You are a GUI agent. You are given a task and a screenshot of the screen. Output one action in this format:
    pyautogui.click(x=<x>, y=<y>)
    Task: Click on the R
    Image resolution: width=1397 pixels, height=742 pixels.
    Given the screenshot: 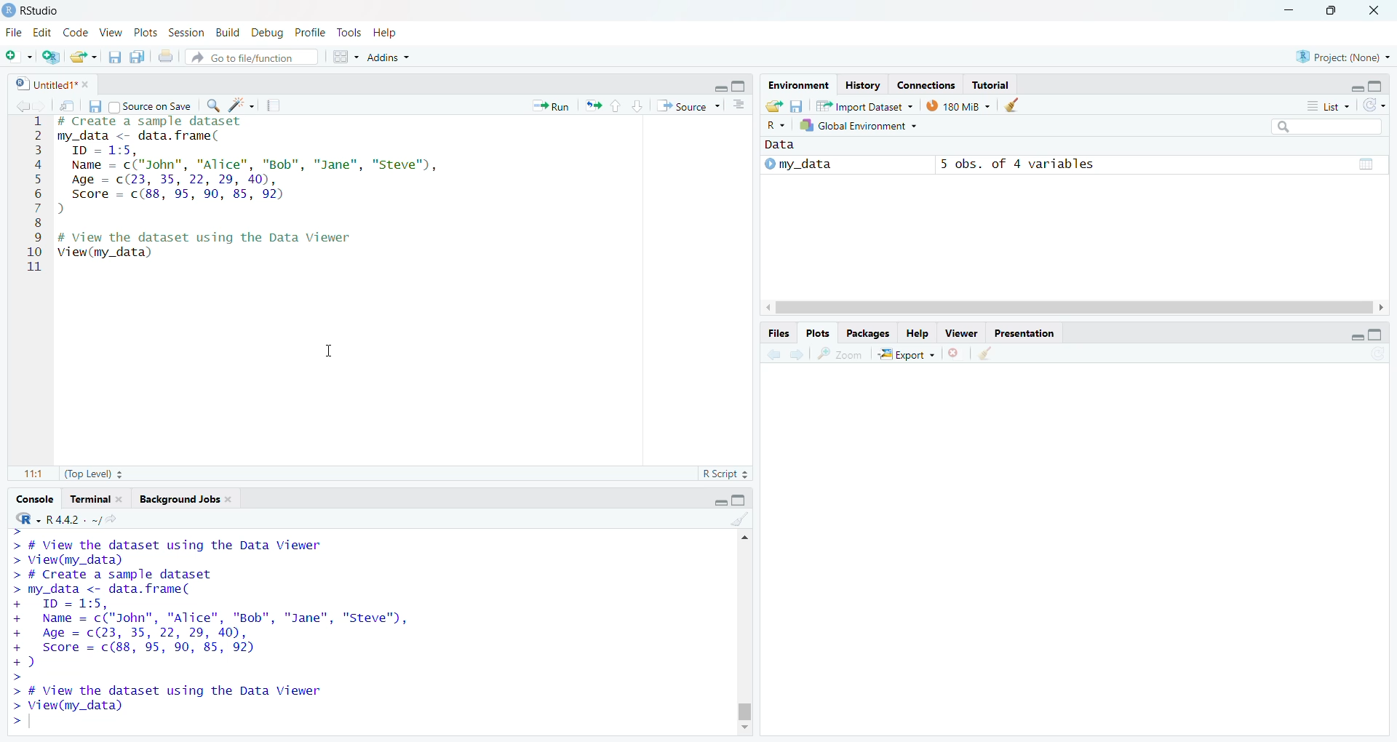 What is the action you would take?
    pyautogui.click(x=773, y=126)
    